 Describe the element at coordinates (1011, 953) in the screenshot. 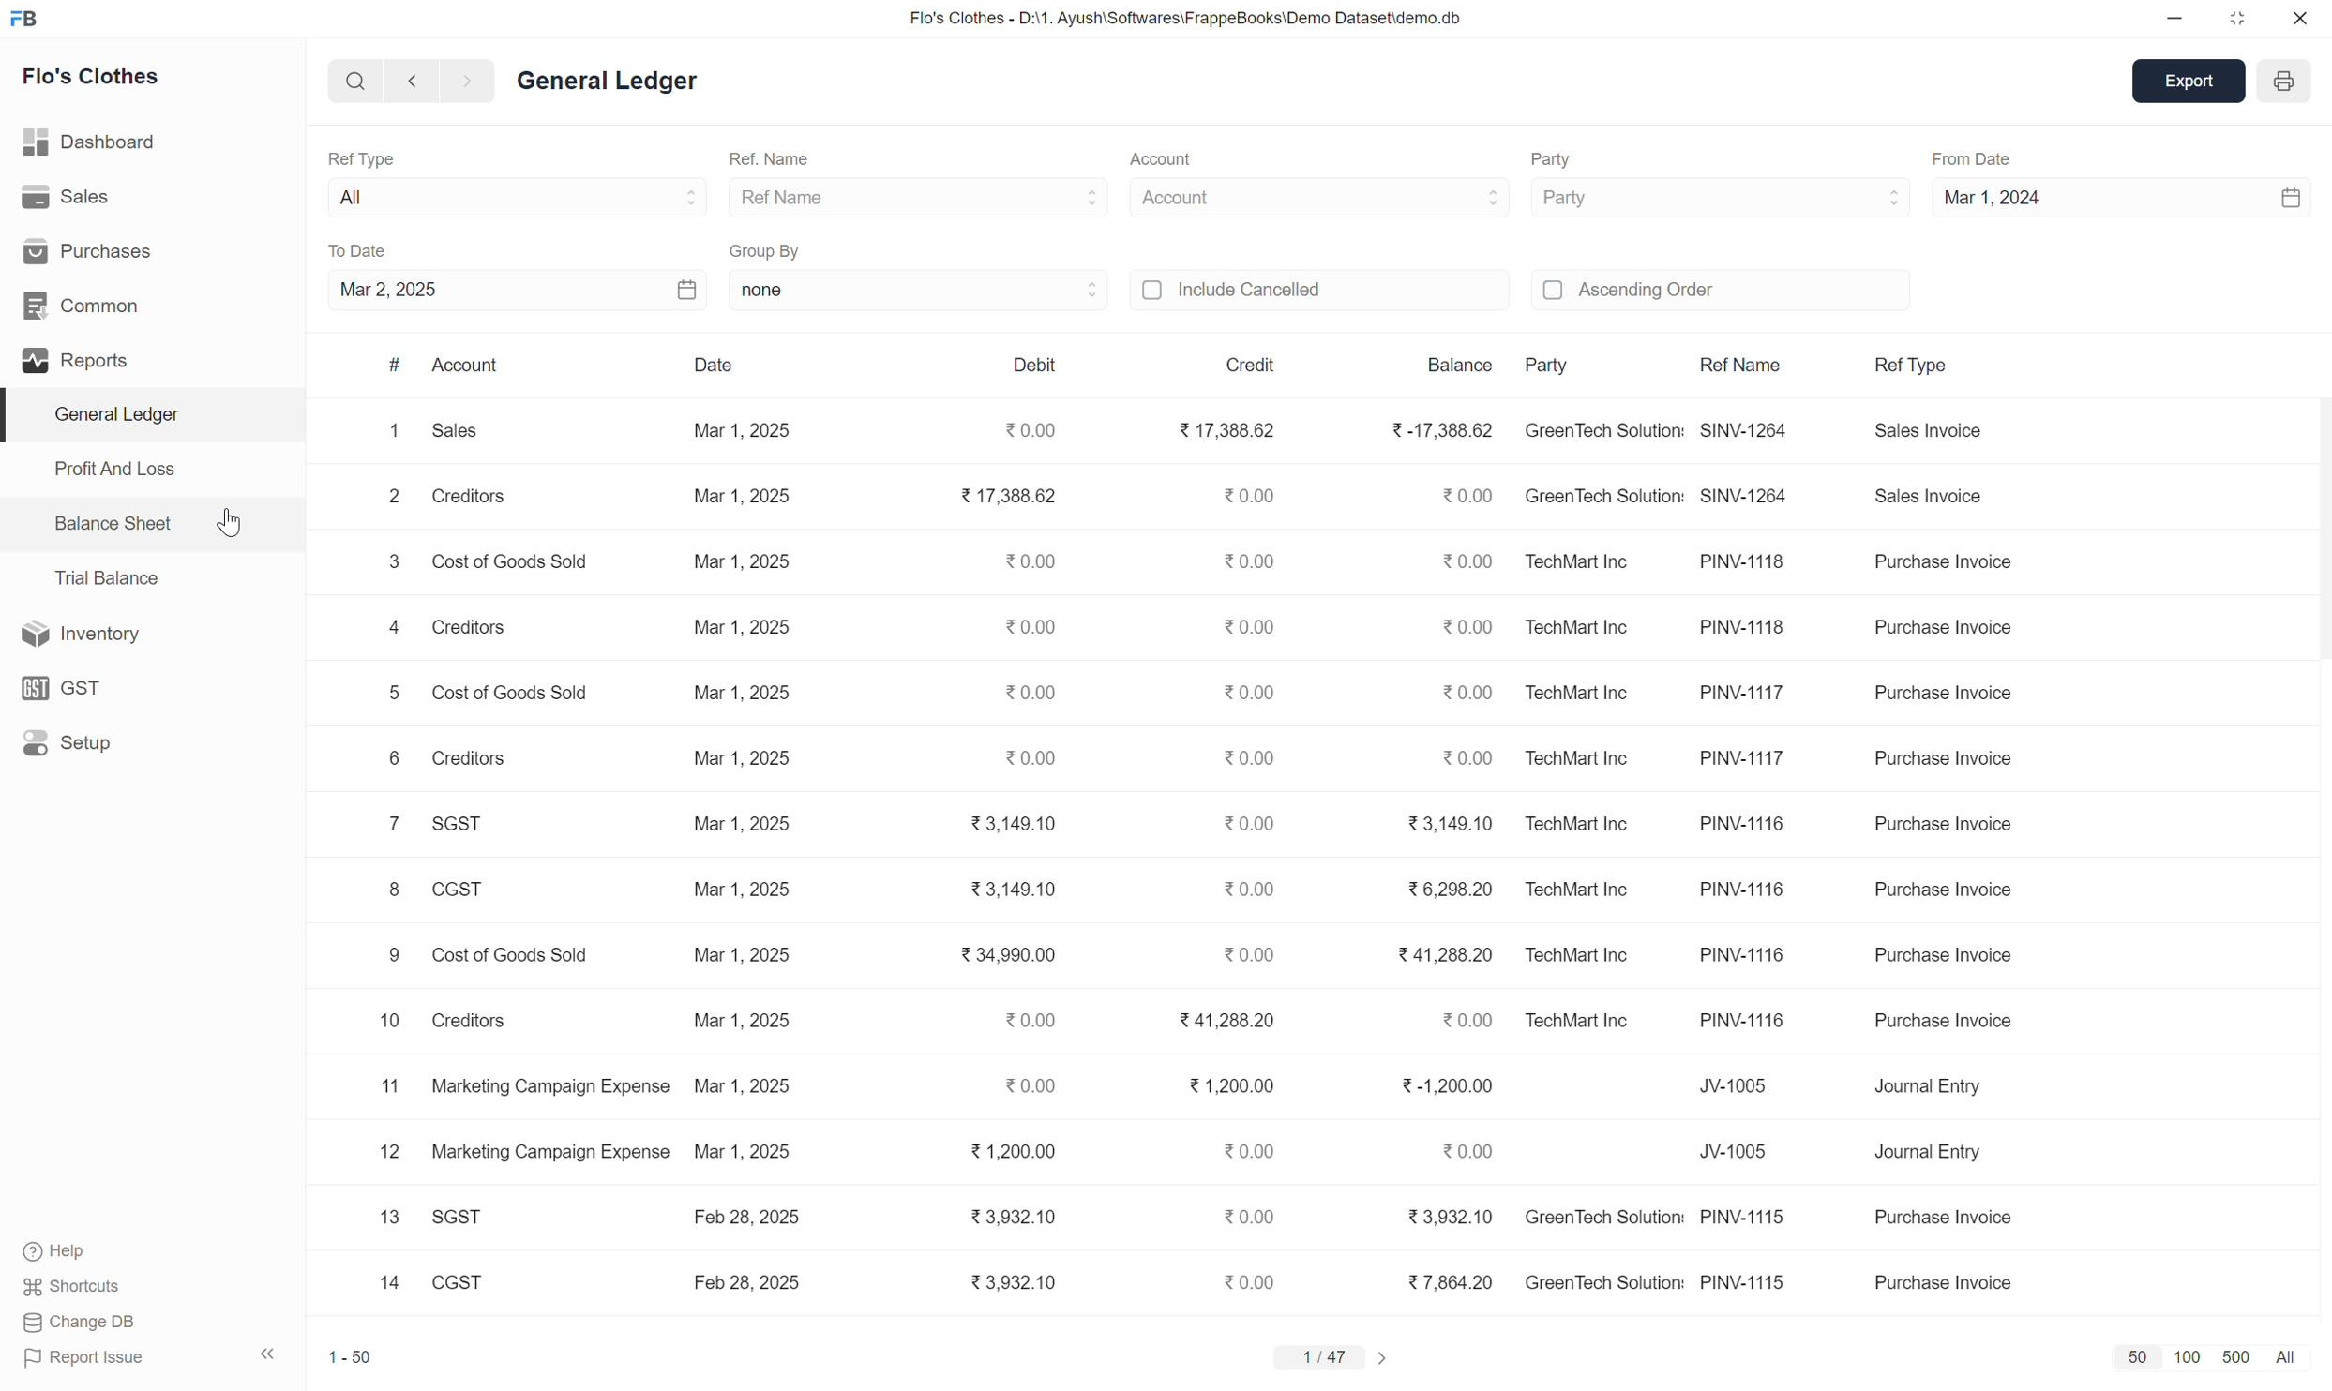

I see `¥34,990.00` at that location.